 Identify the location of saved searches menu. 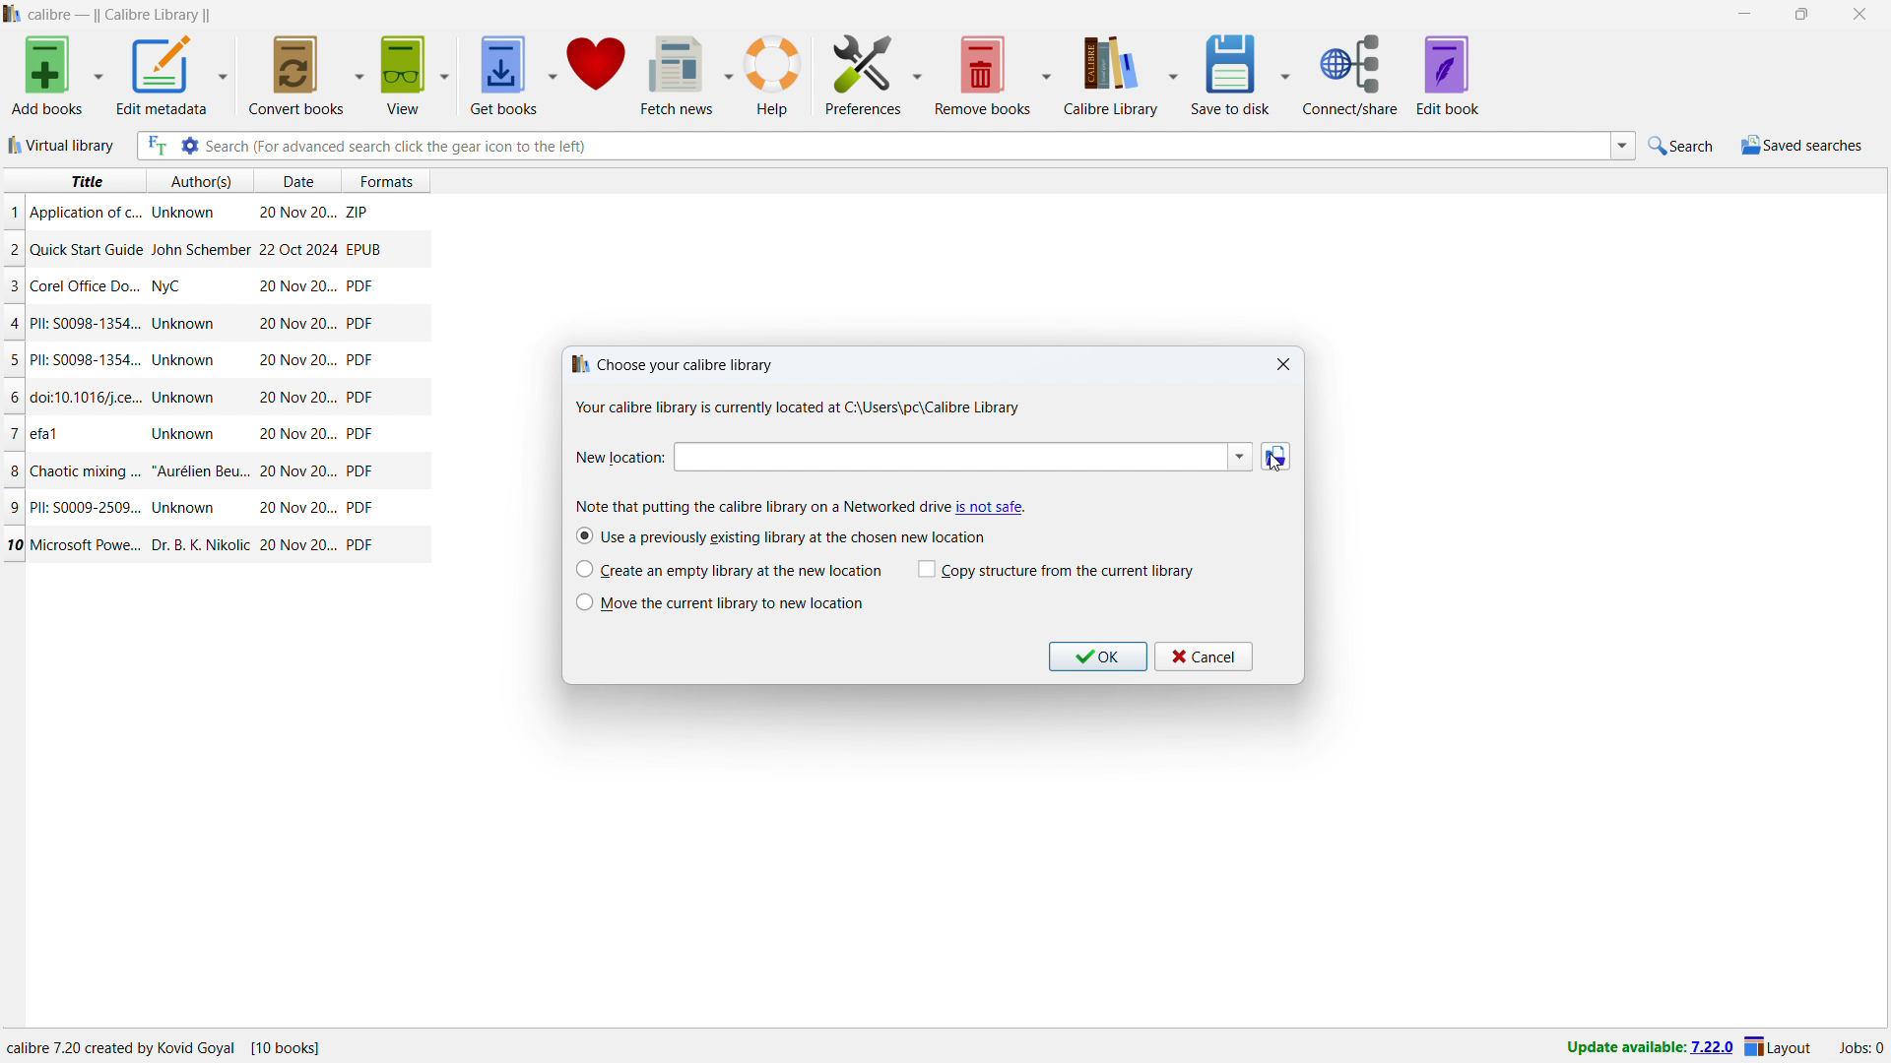
(1801, 146).